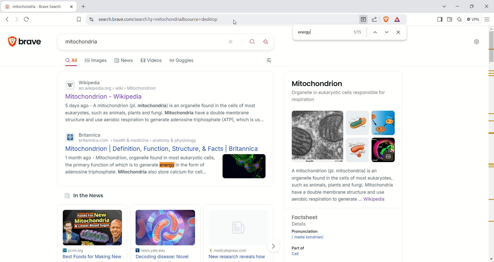 The image size is (494, 262). Describe the element at coordinates (7, 19) in the screenshot. I see `click to go back,  hold to see history` at that location.